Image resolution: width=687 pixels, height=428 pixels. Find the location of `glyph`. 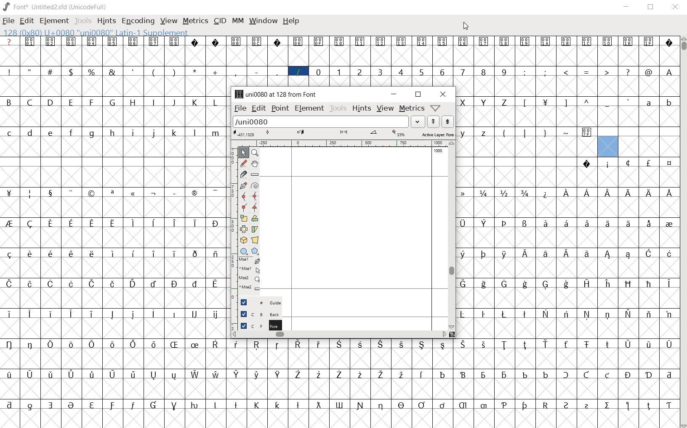

glyph is located at coordinates (92, 194).